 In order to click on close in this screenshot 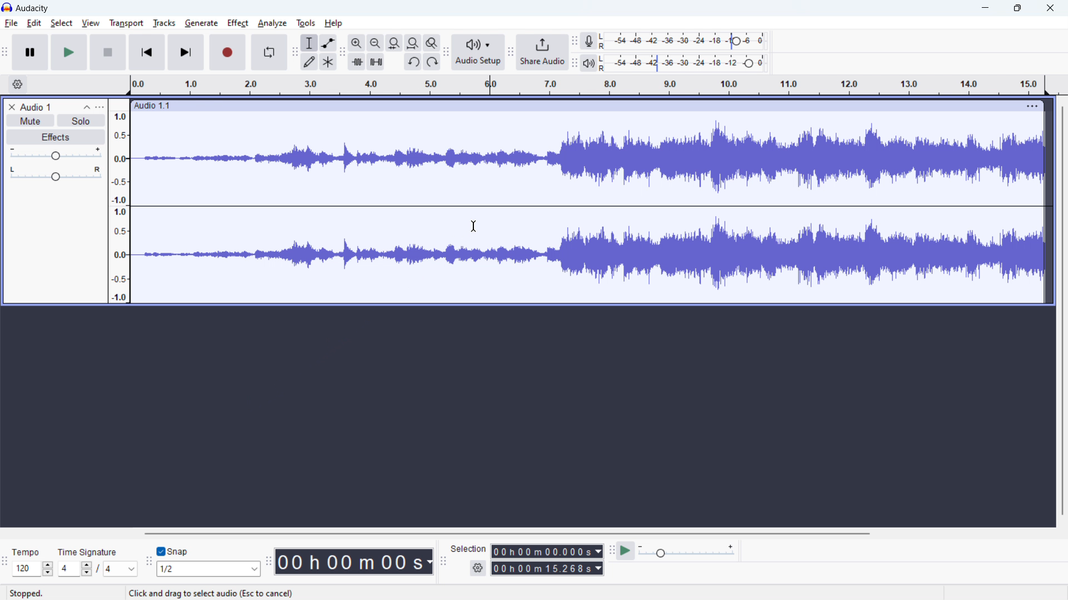, I will do `click(1050, 8)`.